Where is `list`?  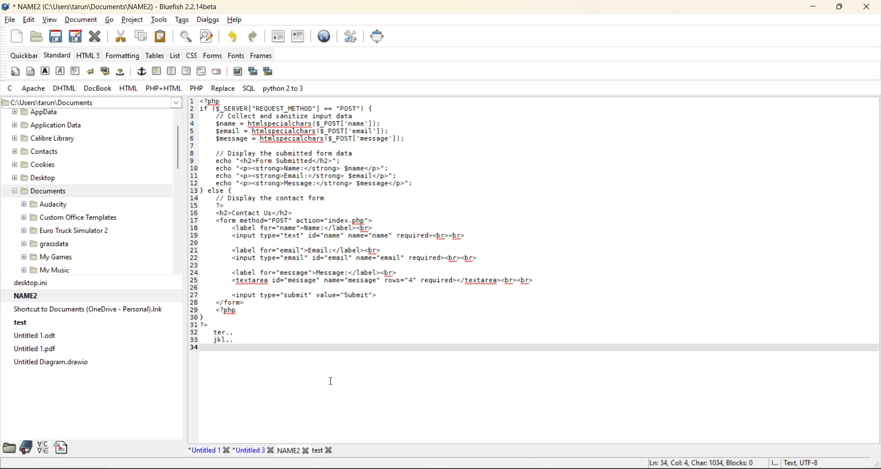 list is located at coordinates (178, 56).